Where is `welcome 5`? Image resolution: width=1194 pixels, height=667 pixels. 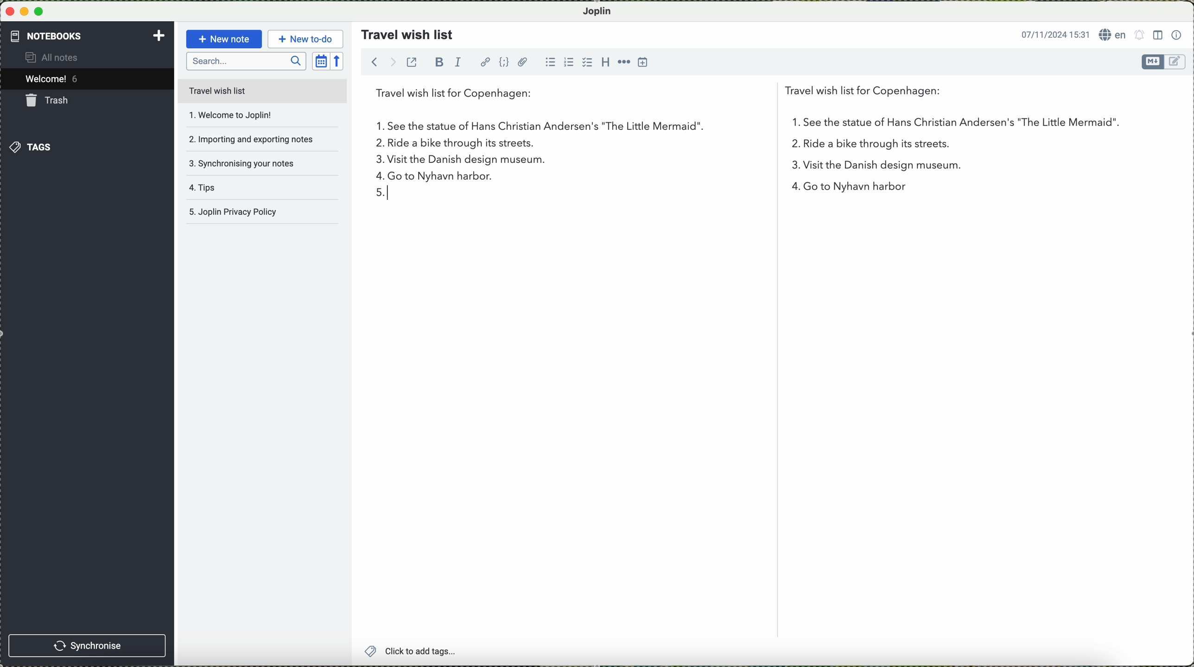
welcome 5 is located at coordinates (54, 80).